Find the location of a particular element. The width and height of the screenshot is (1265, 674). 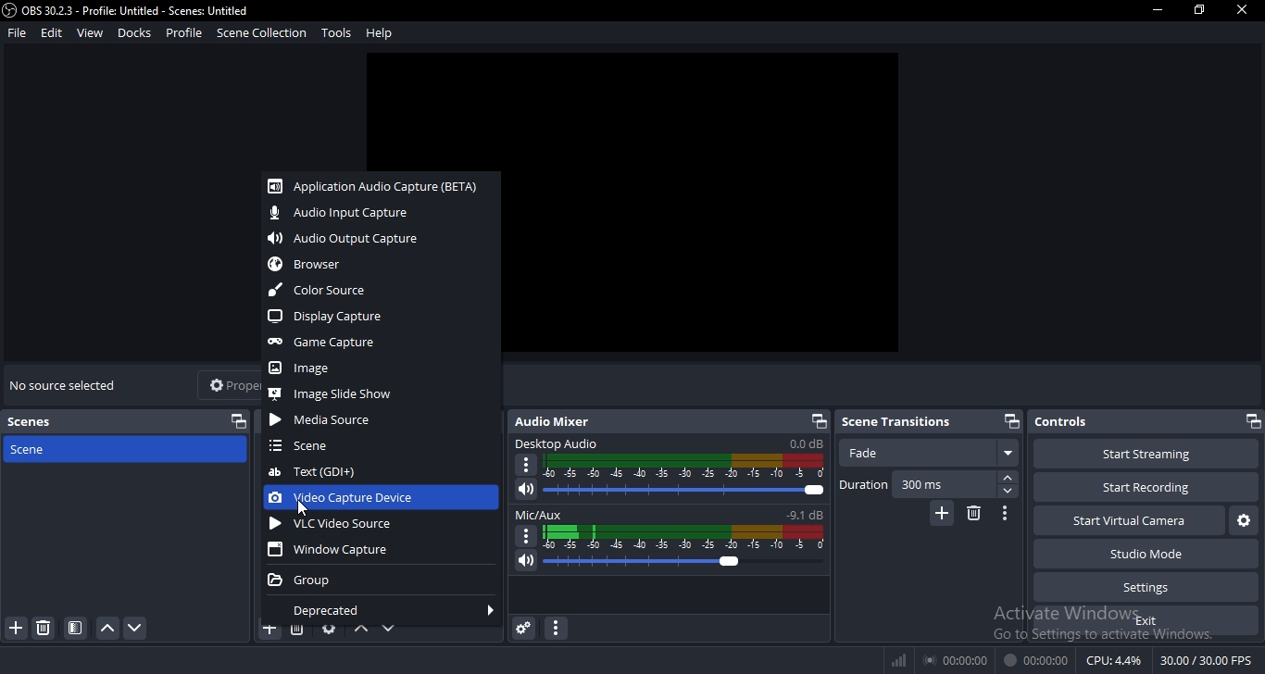

browser is located at coordinates (317, 263).